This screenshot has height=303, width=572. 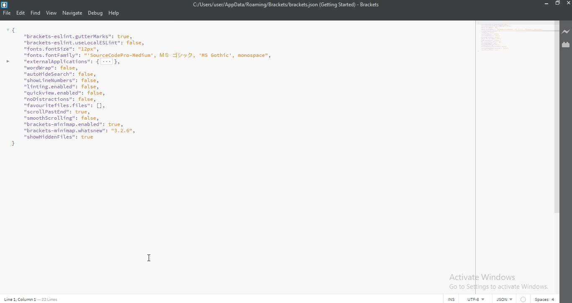 What do you see at coordinates (95, 14) in the screenshot?
I see `Debug` at bounding box center [95, 14].